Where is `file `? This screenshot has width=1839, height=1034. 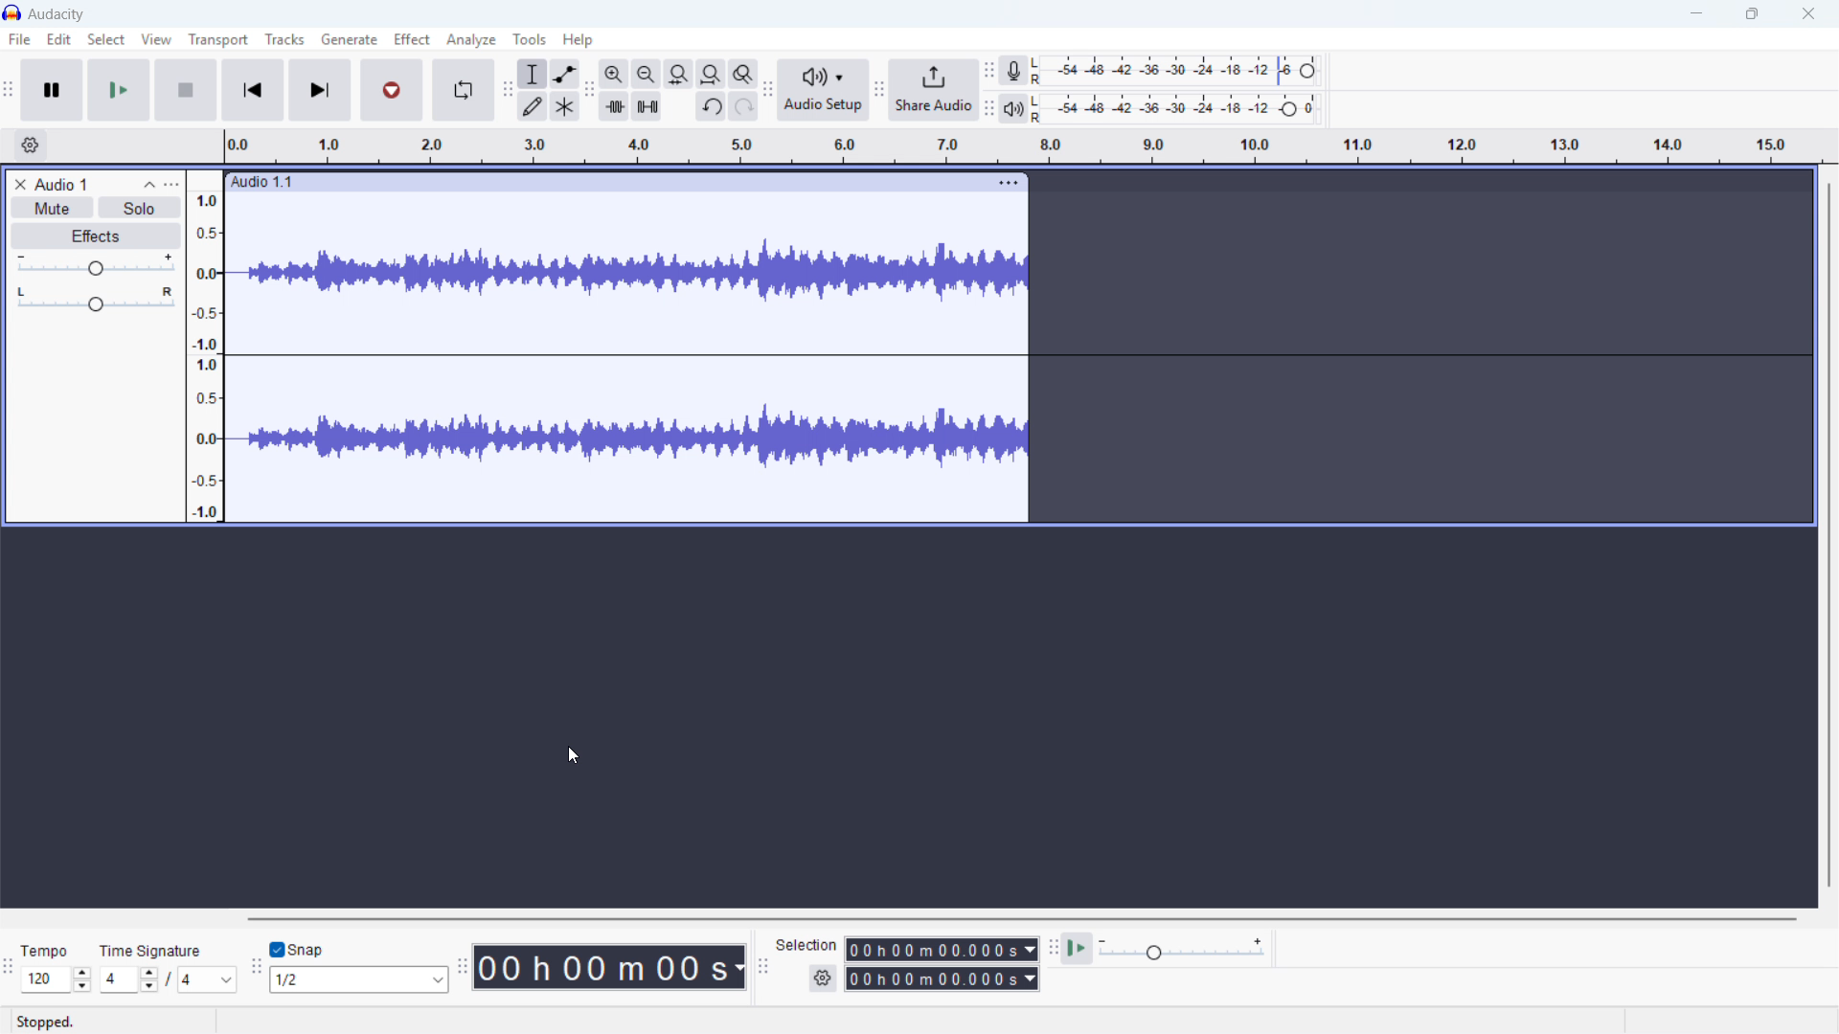
file  is located at coordinates (19, 41).